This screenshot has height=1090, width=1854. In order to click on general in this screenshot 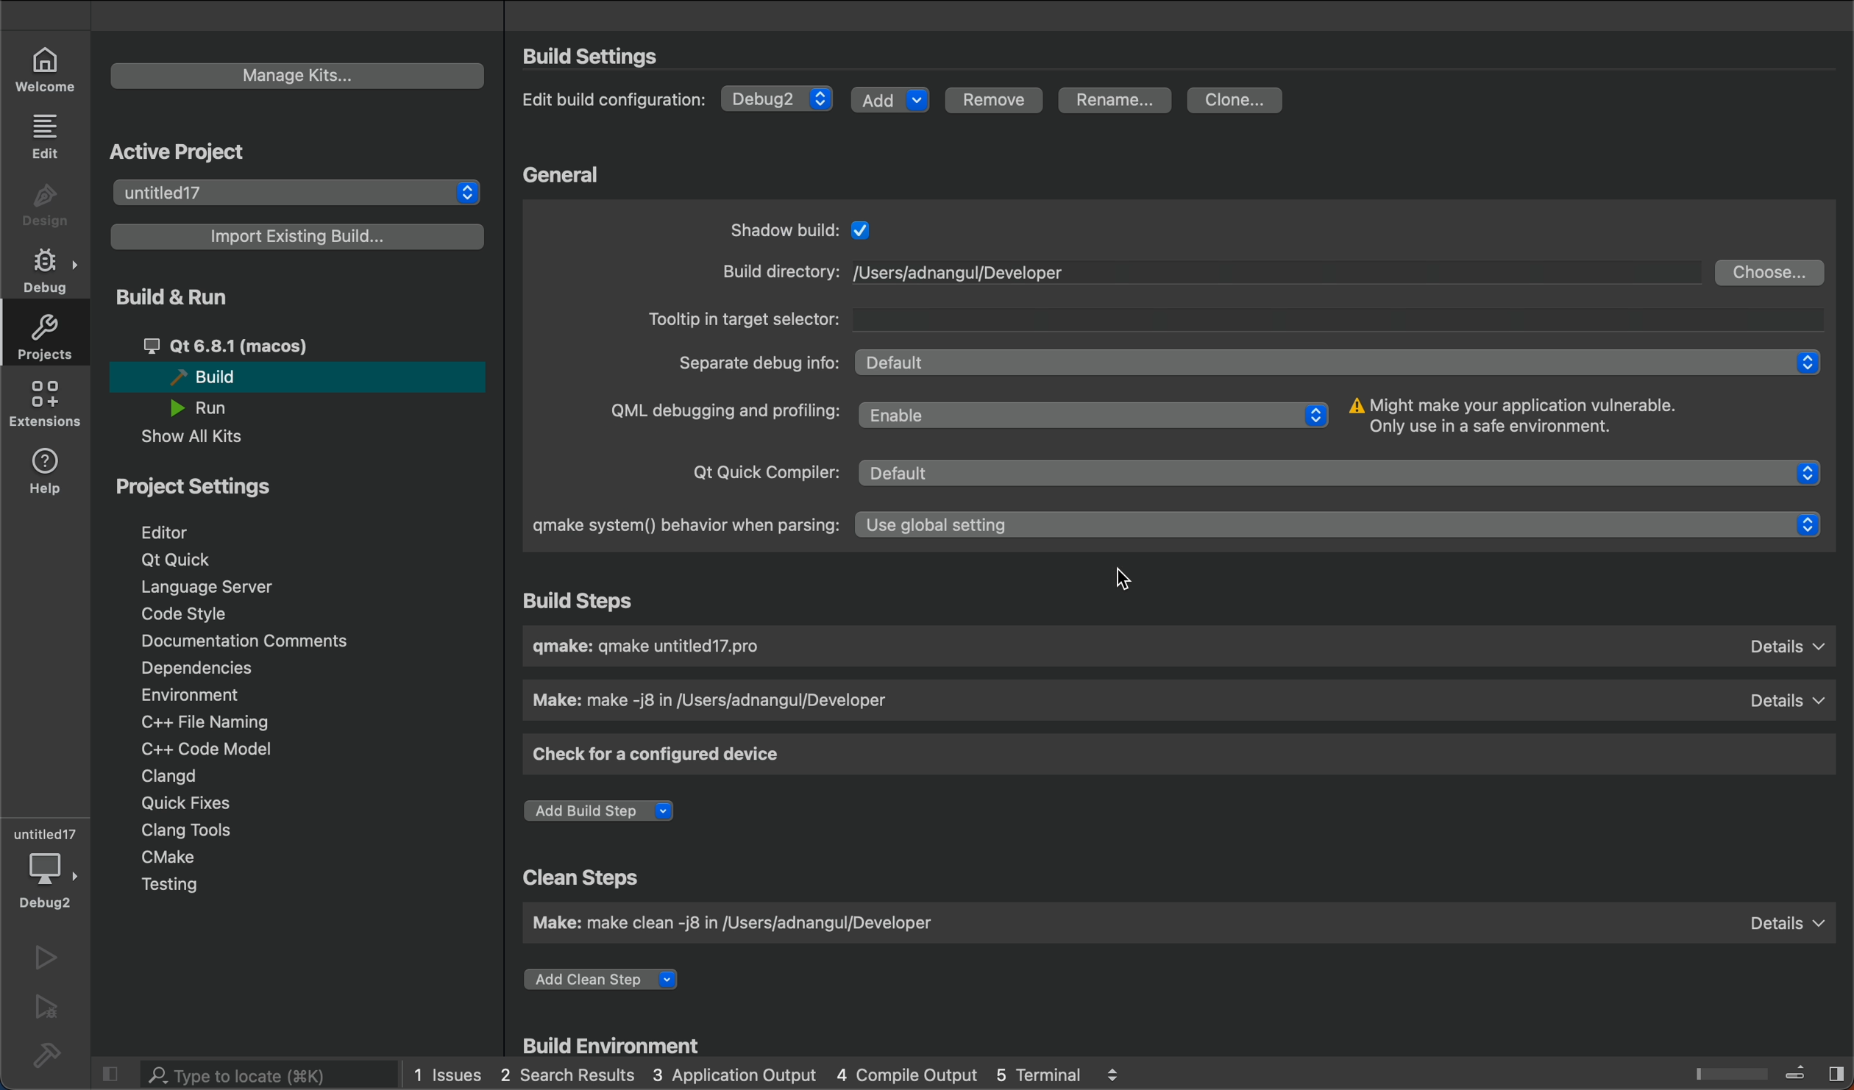, I will do `click(564, 173)`.